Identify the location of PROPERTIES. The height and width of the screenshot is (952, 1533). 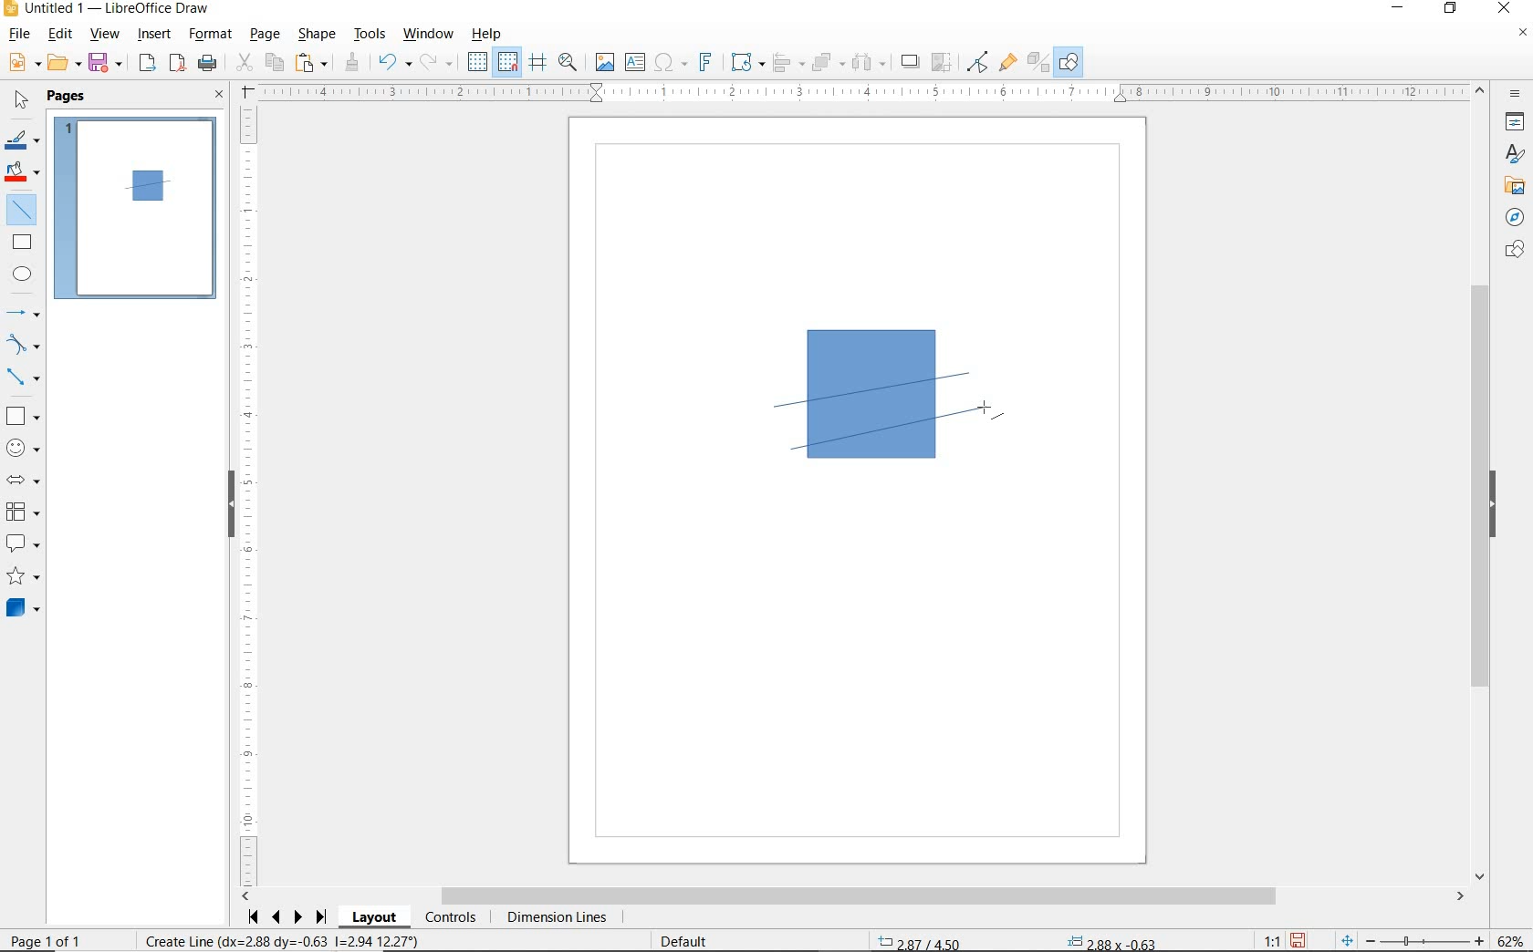
(1512, 124).